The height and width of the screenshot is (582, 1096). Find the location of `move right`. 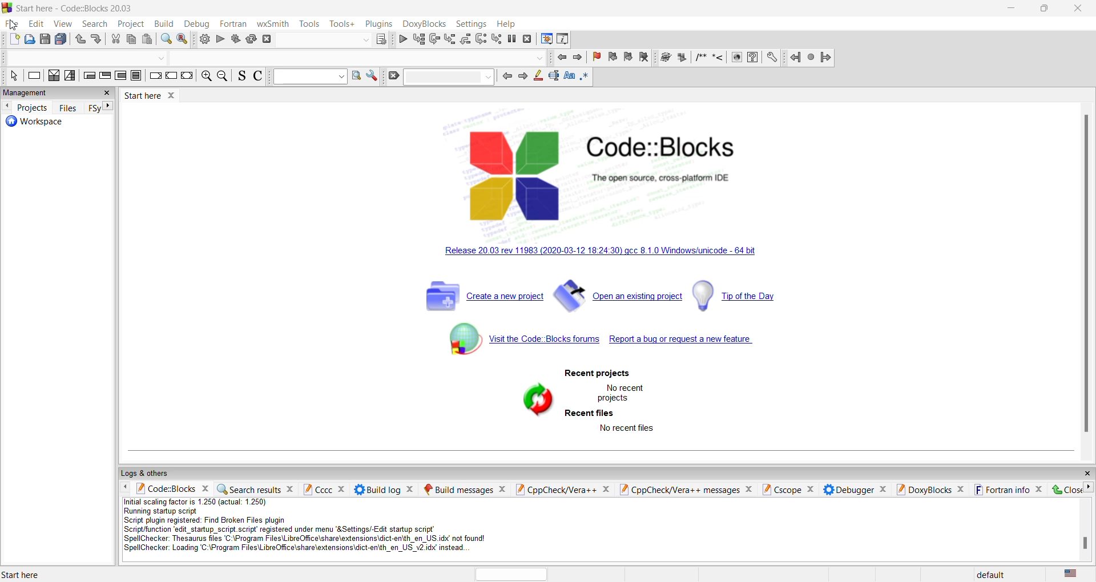

move right is located at coordinates (108, 106).